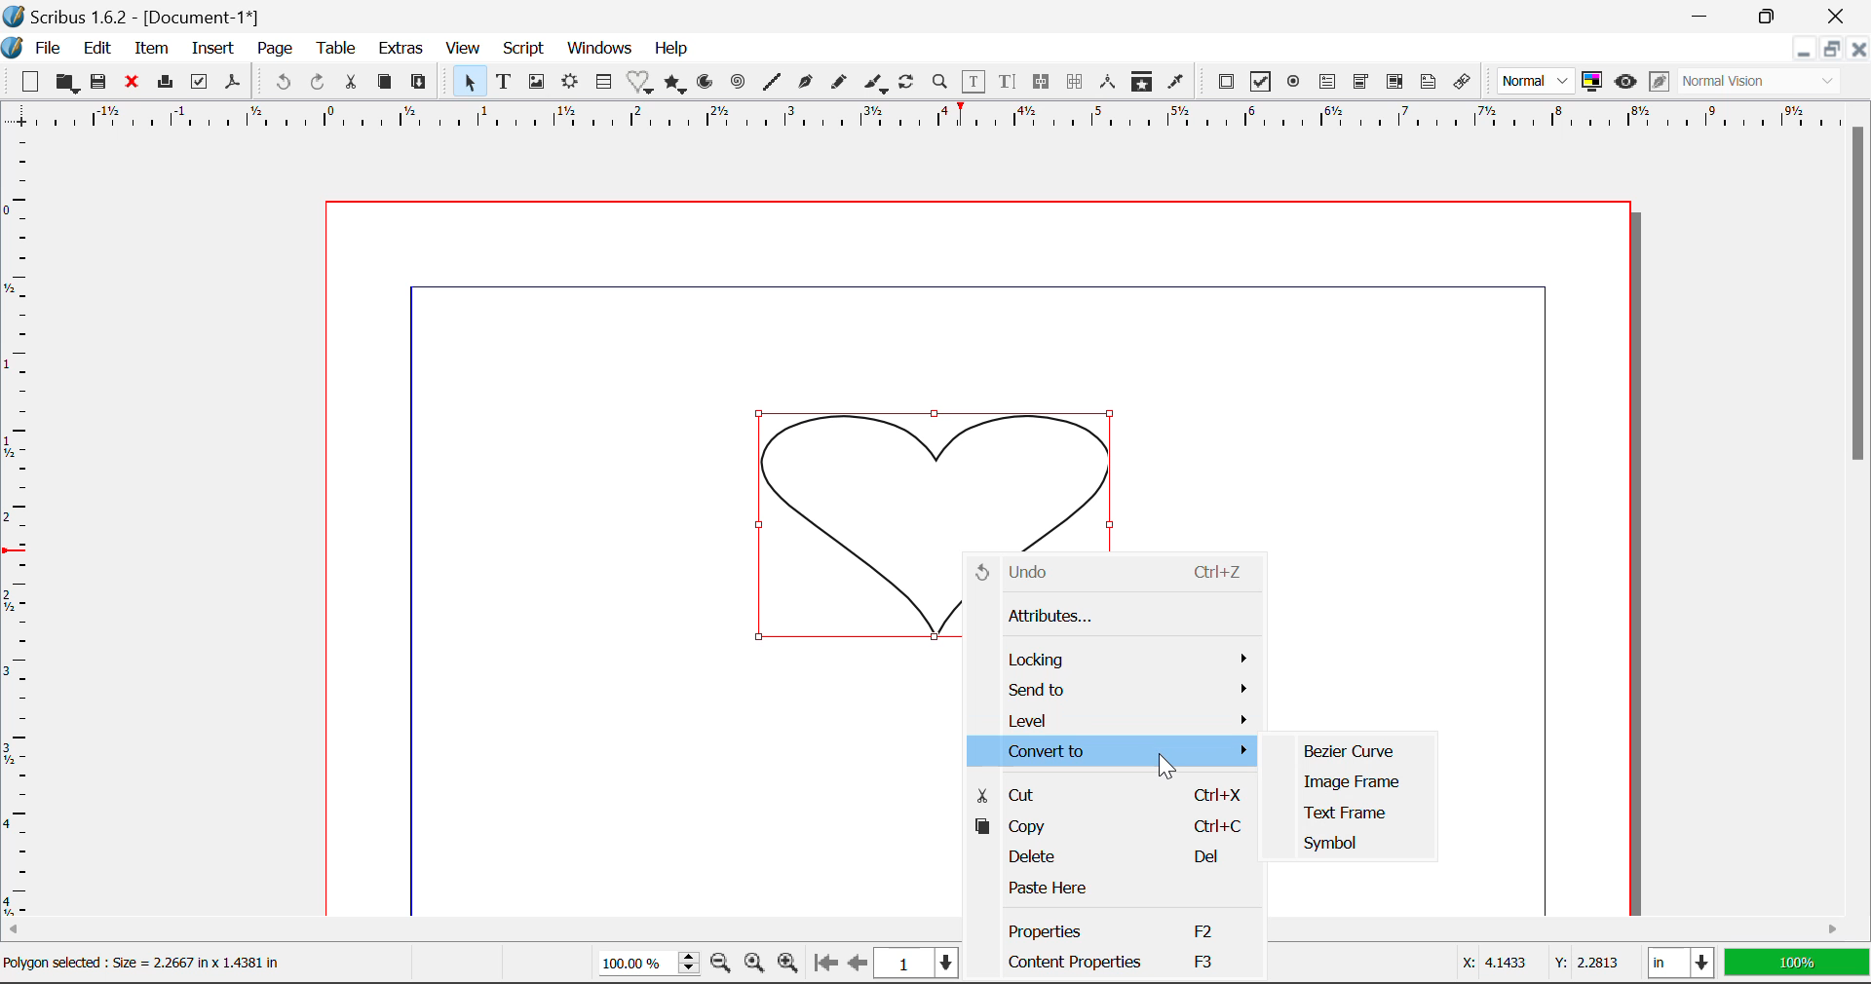  Describe the element at coordinates (1111, 827) in the screenshot. I see `Copy` at that location.